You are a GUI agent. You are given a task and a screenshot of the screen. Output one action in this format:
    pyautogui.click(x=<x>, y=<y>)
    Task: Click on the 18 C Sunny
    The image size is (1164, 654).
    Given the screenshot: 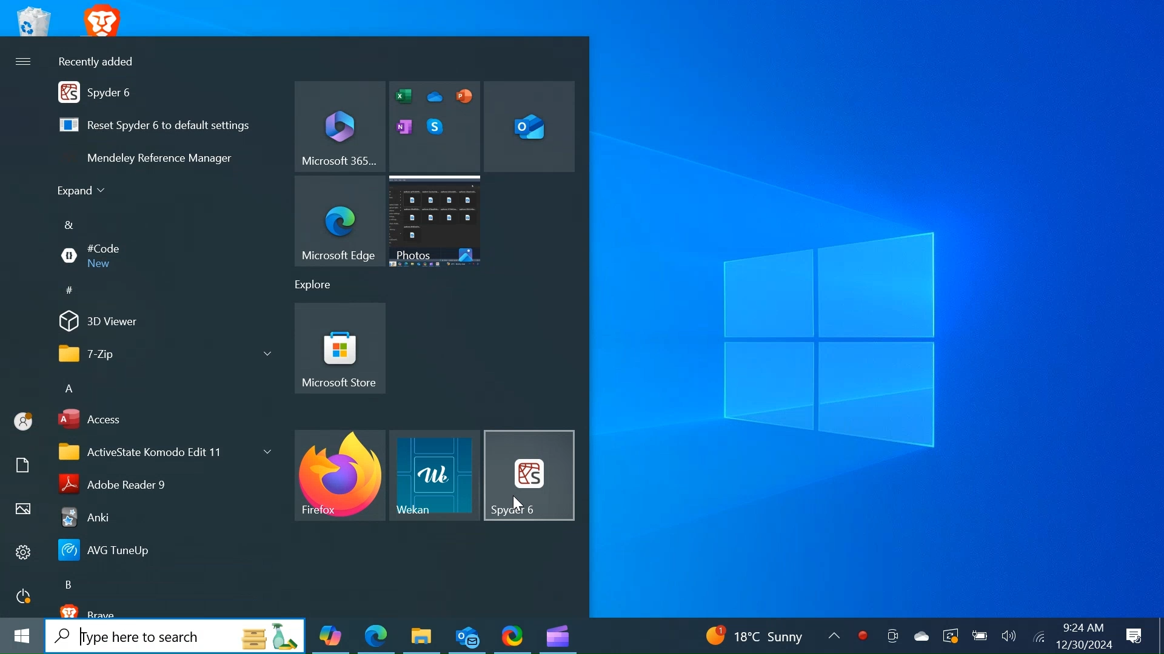 What is the action you would take?
    pyautogui.click(x=766, y=634)
    